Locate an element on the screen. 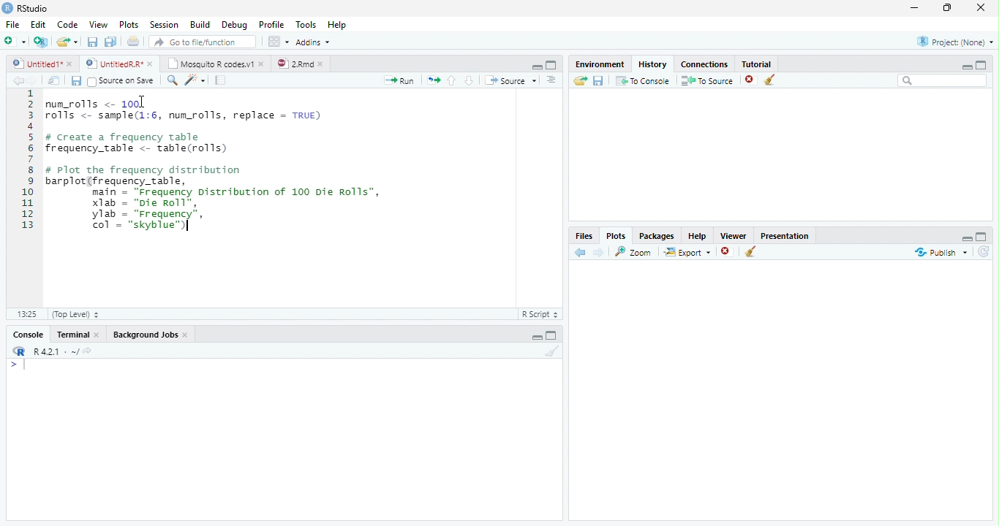 This screenshot has height=526, width=999. Find/Replace is located at coordinates (170, 80).